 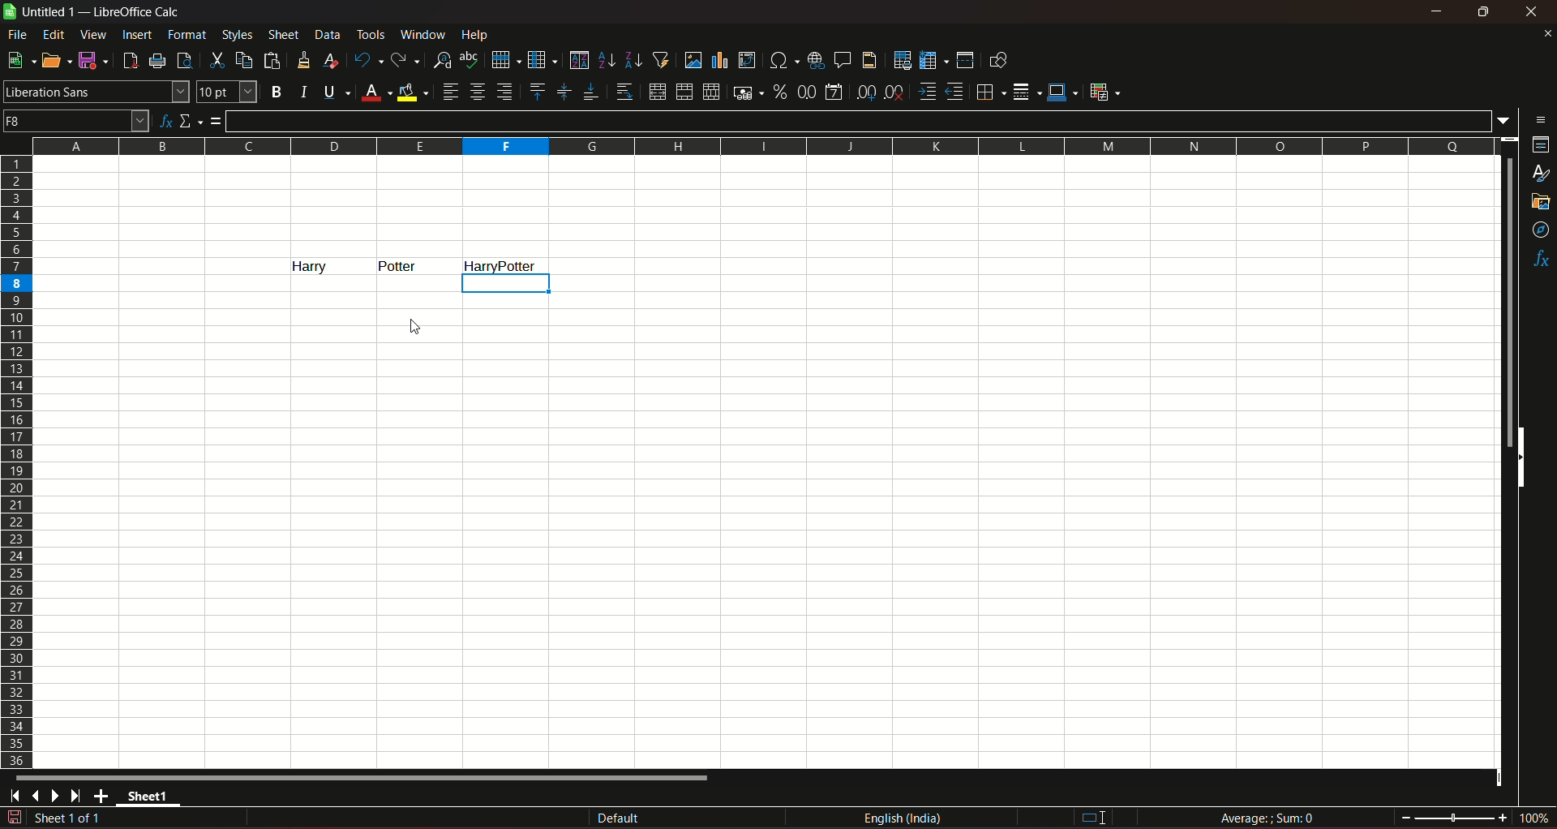 I want to click on rows, so click(x=17, y=461).